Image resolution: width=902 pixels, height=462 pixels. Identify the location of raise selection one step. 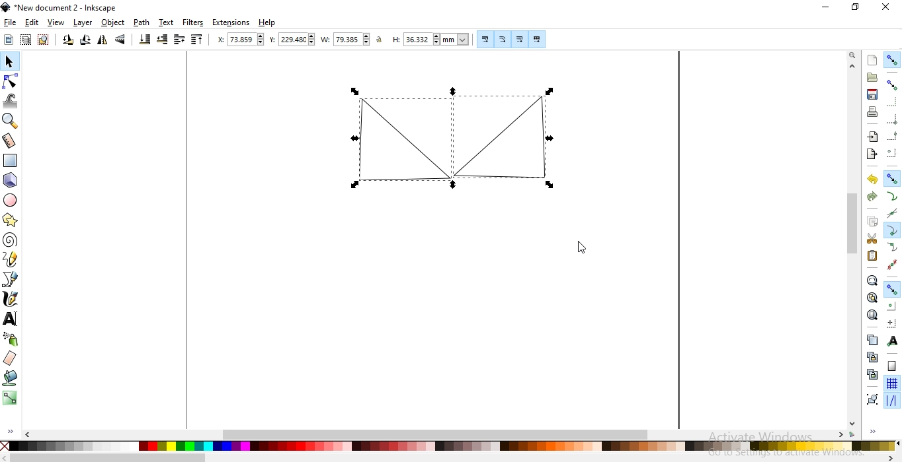
(179, 40).